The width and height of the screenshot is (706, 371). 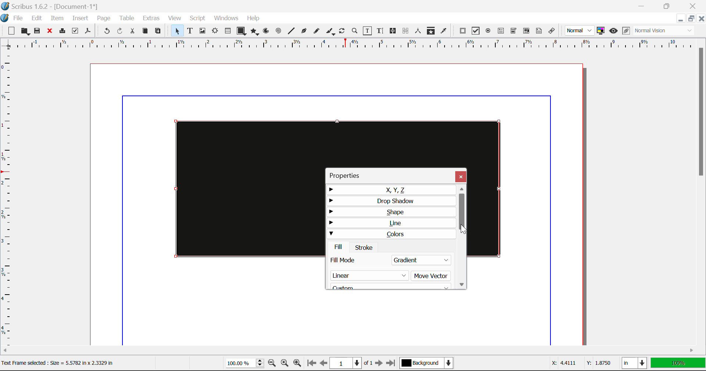 I want to click on Print, so click(x=62, y=31).